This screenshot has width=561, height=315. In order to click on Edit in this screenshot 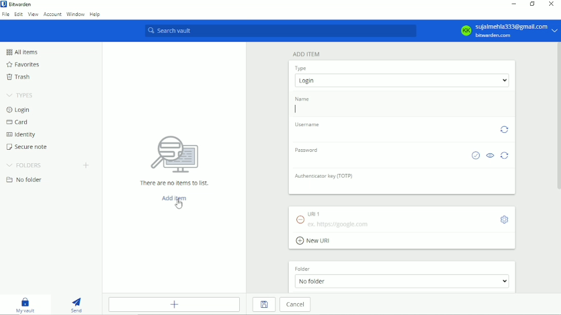, I will do `click(18, 15)`.